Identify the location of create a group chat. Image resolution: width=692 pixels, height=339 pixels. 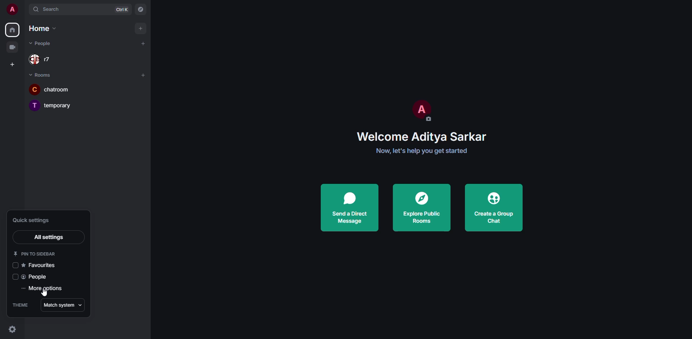
(494, 208).